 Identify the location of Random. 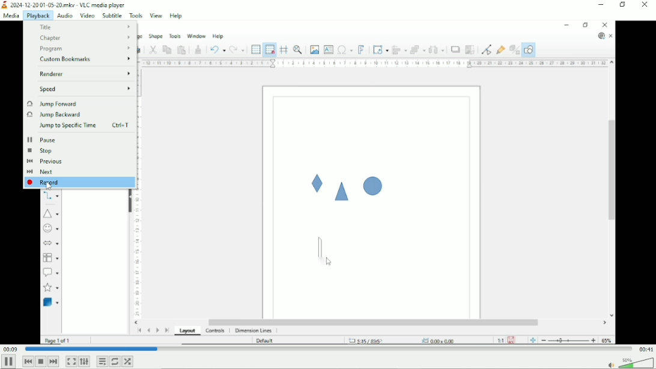
(127, 361).